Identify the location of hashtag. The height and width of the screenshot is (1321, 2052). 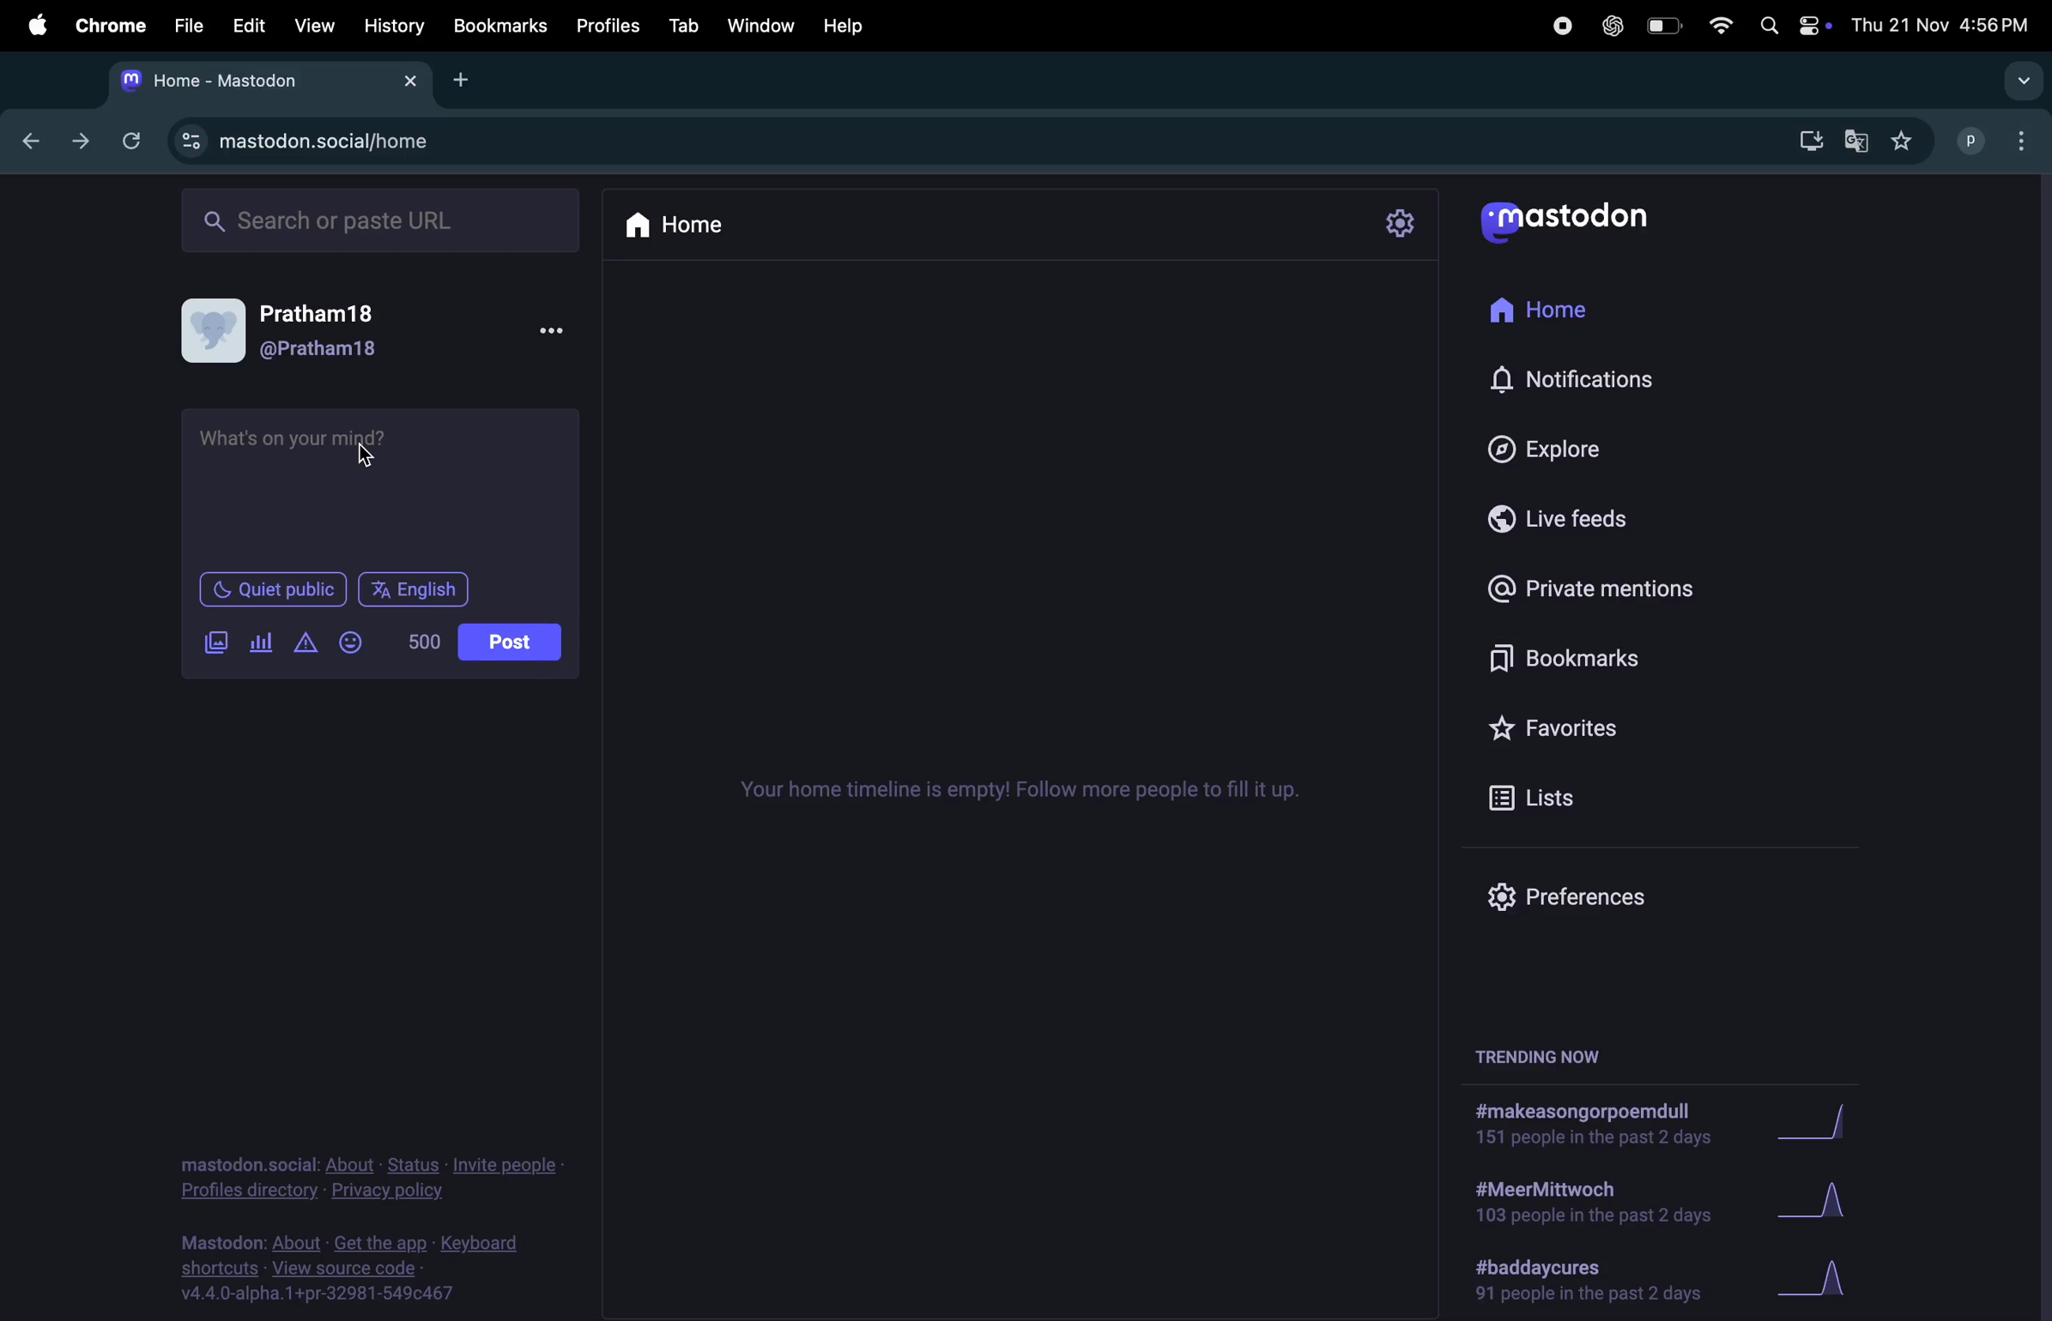
(1581, 1205).